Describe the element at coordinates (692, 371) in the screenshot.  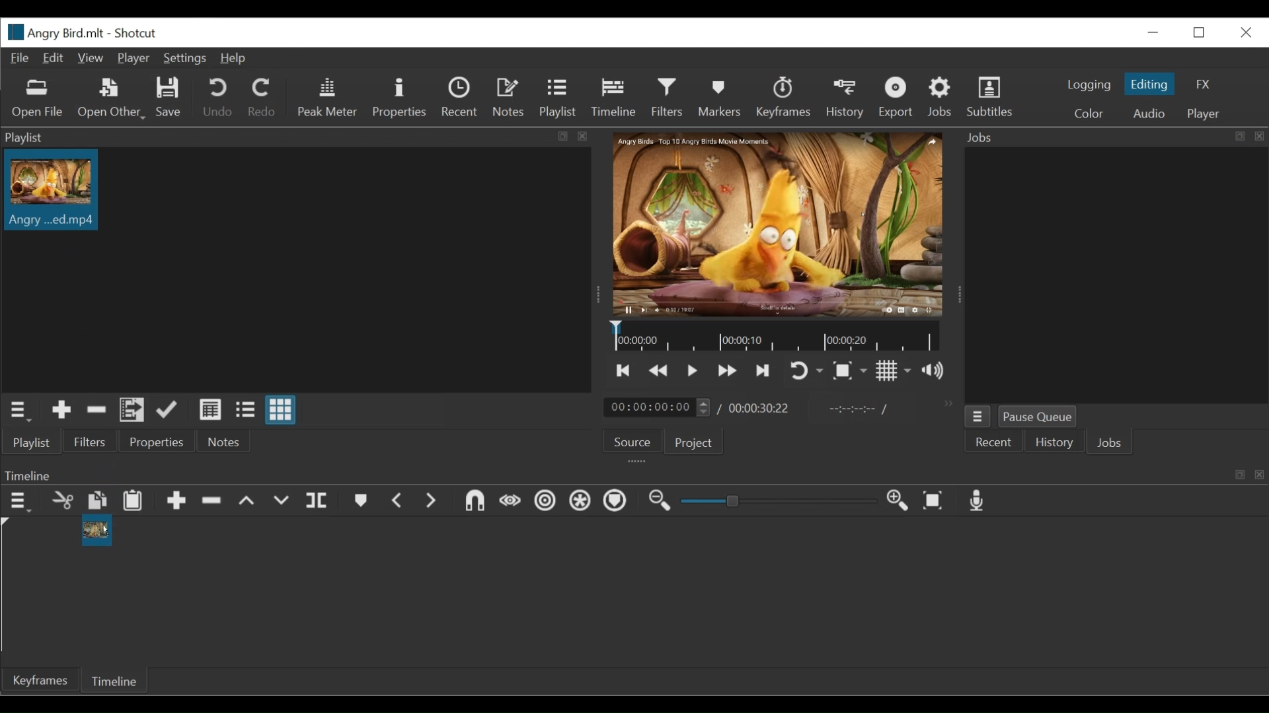
I see `Toggle play or pause (space)` at that location.